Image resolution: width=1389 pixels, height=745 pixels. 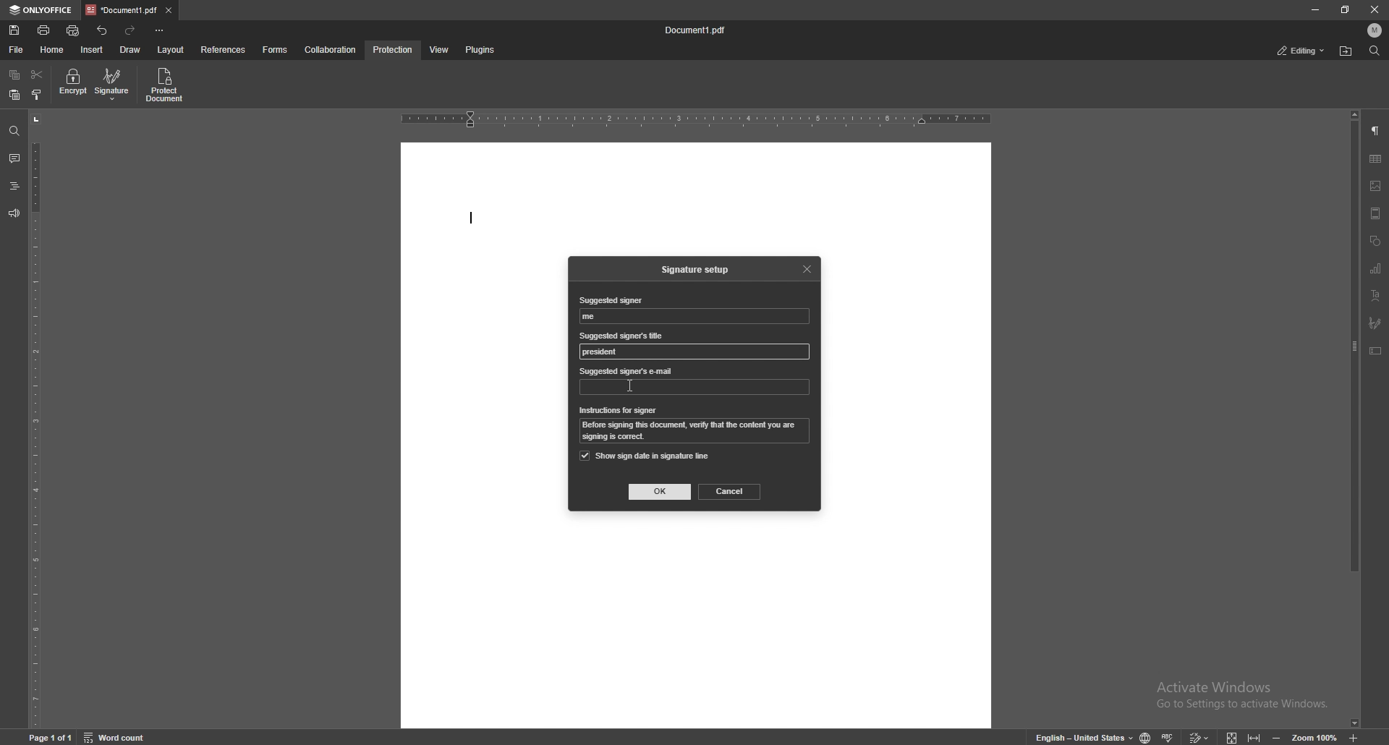 What do you see at coordinates (619, 411) in the screenshot?
I see `instrauctions for signer` at bounding box center [619, 411].